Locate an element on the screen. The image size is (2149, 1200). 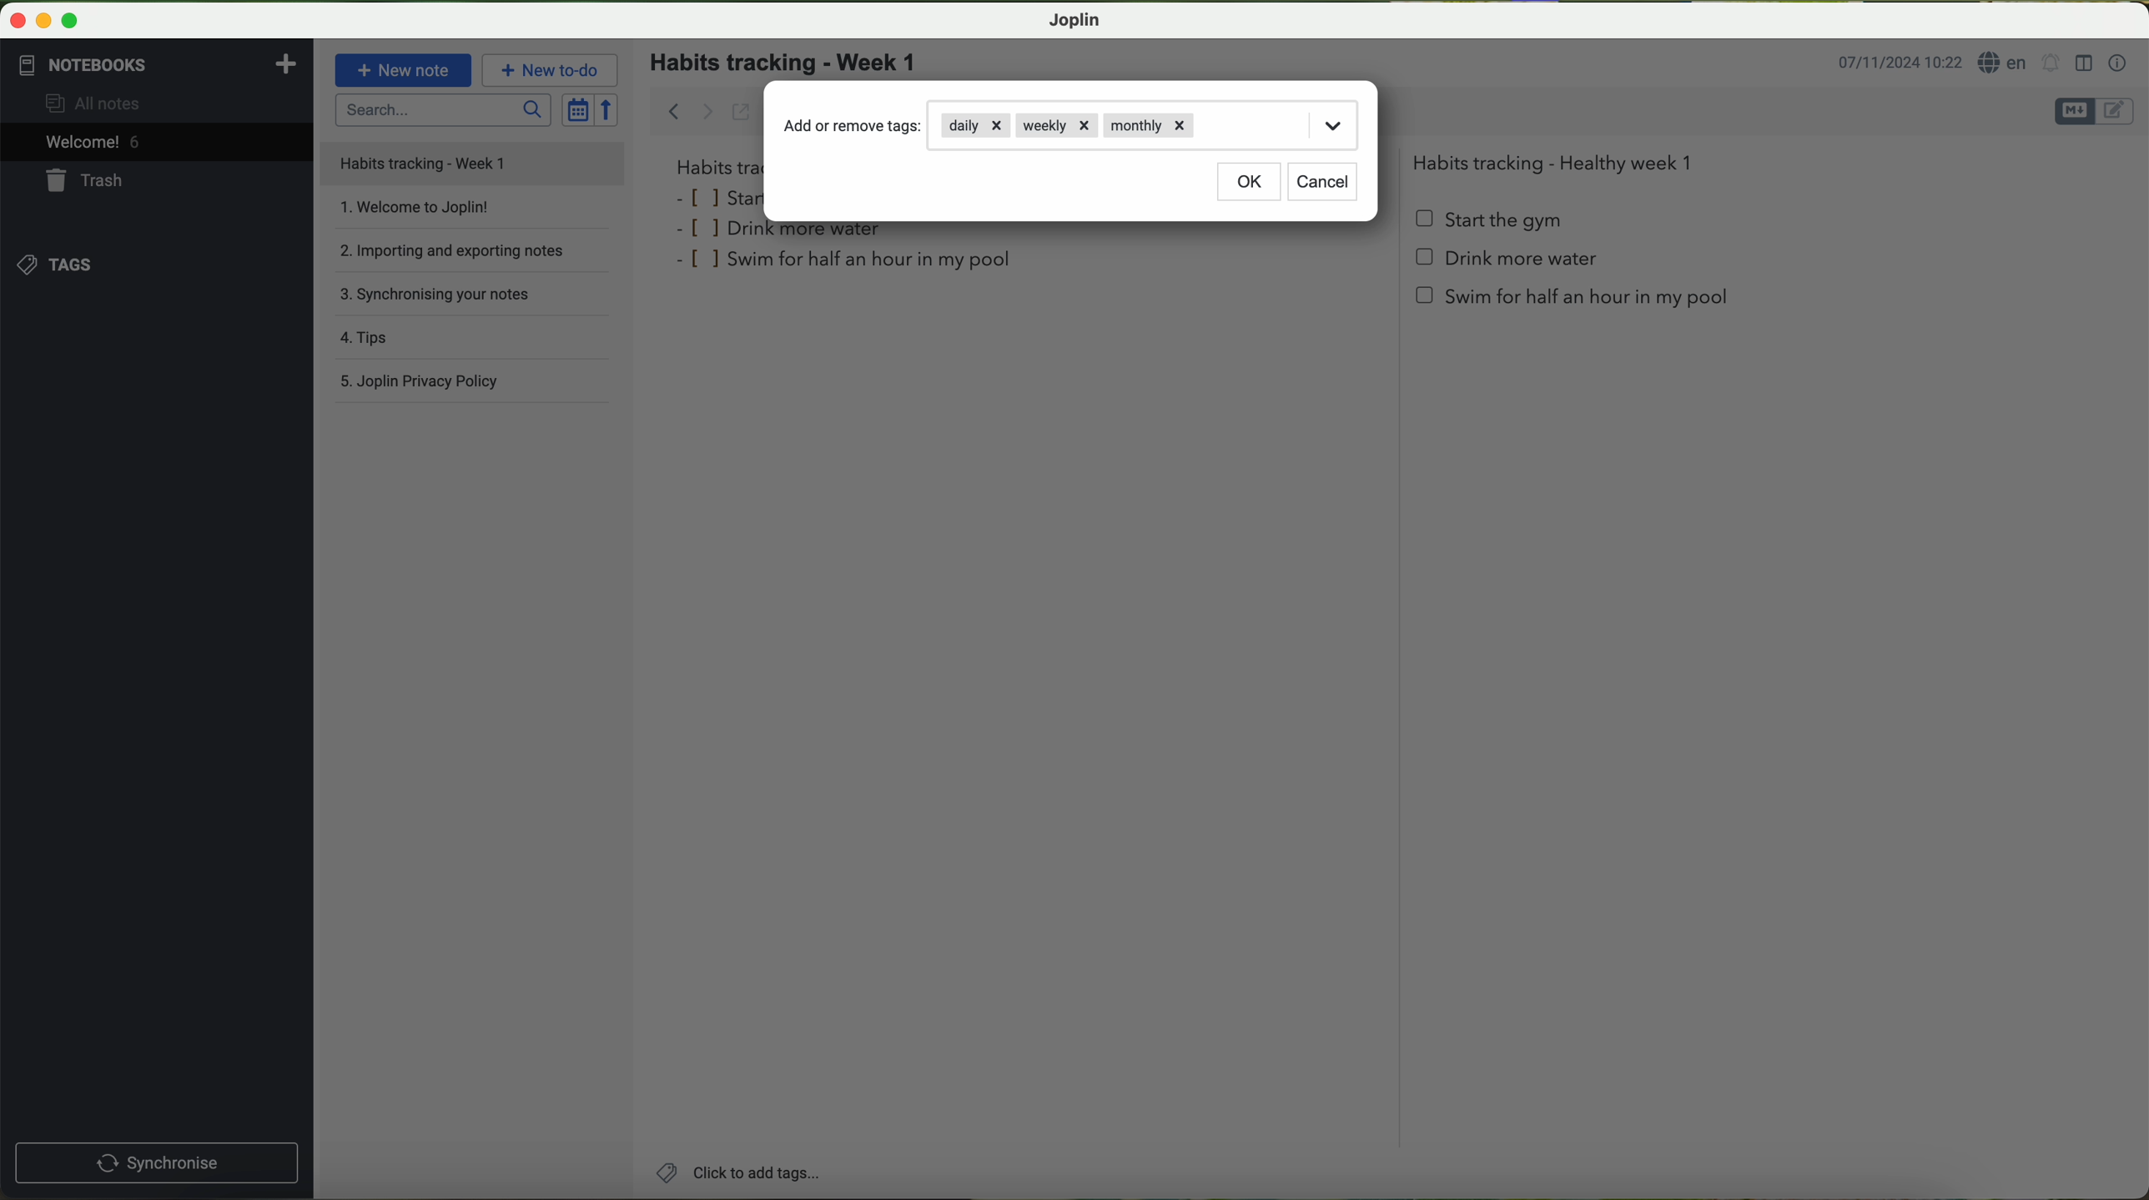
back is located at coordinates (668, 109).